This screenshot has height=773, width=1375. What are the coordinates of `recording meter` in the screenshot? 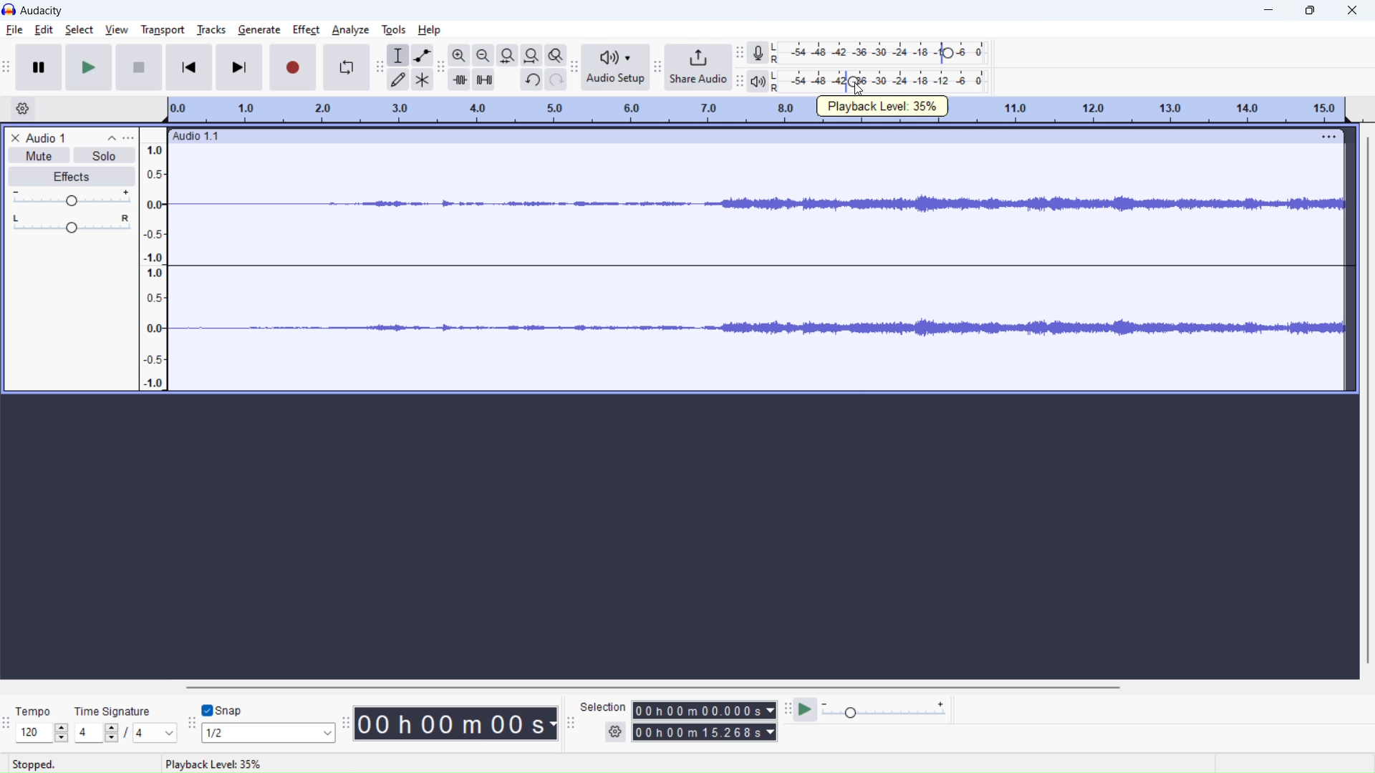 It's located at (758, 53).